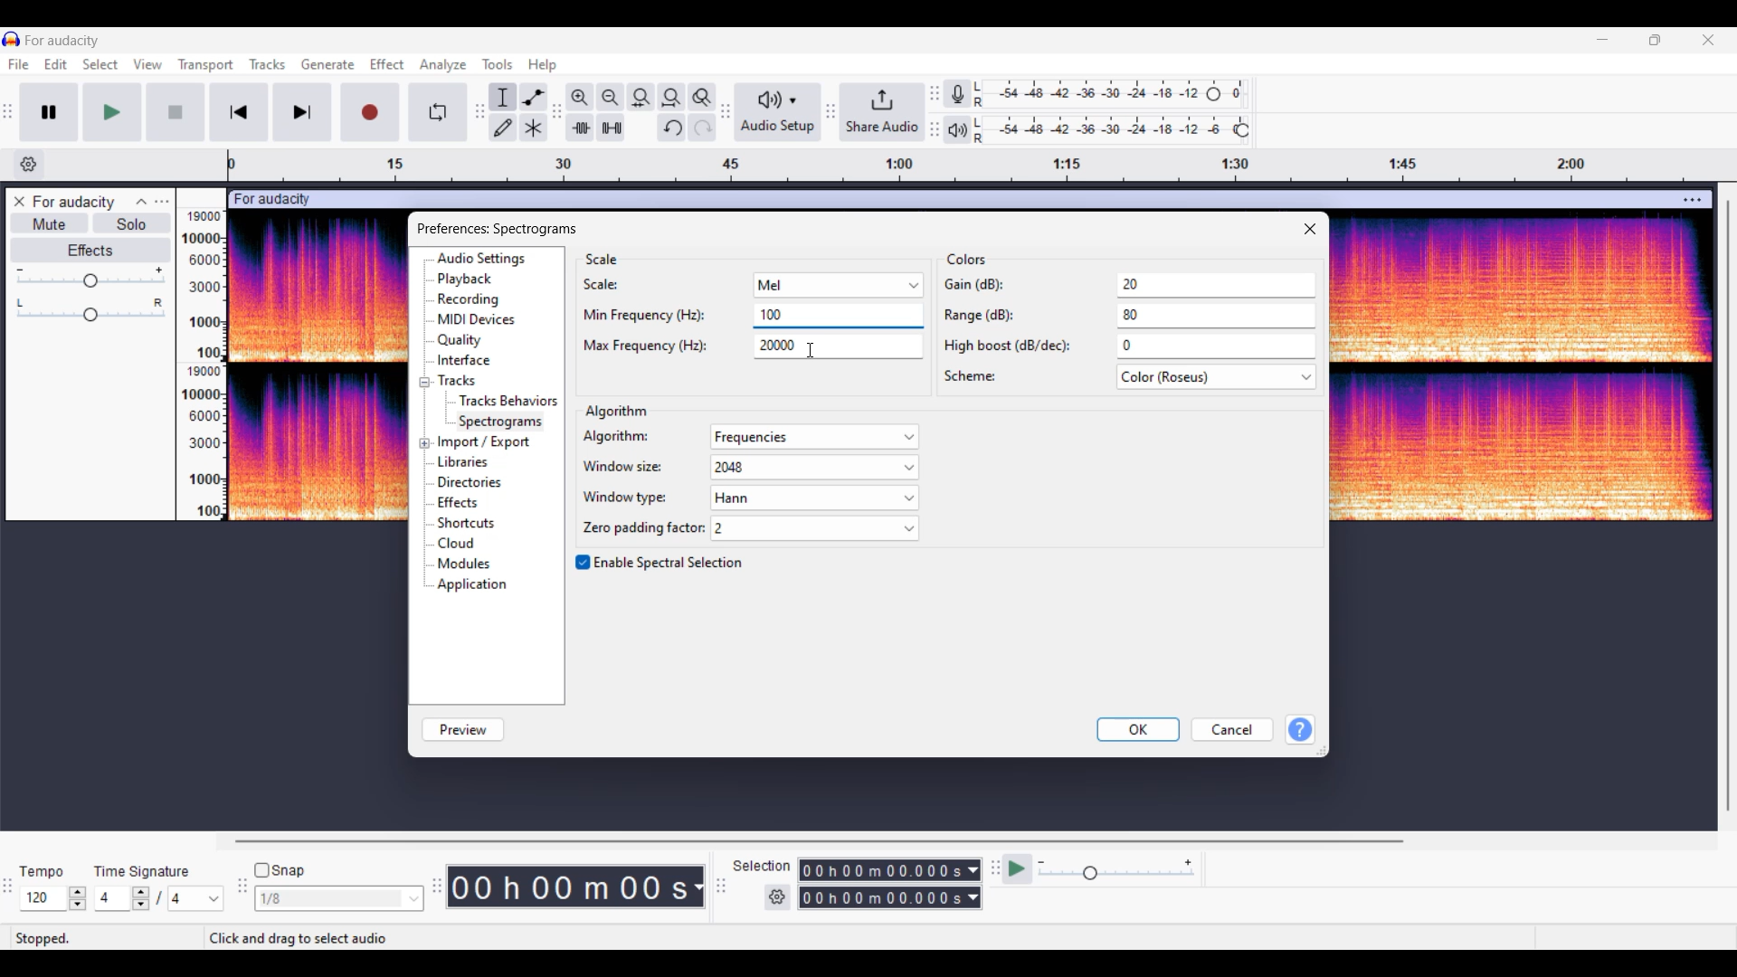 This screenshot has width=1737, height=977. I want to click on OK, so click(1138, 729).